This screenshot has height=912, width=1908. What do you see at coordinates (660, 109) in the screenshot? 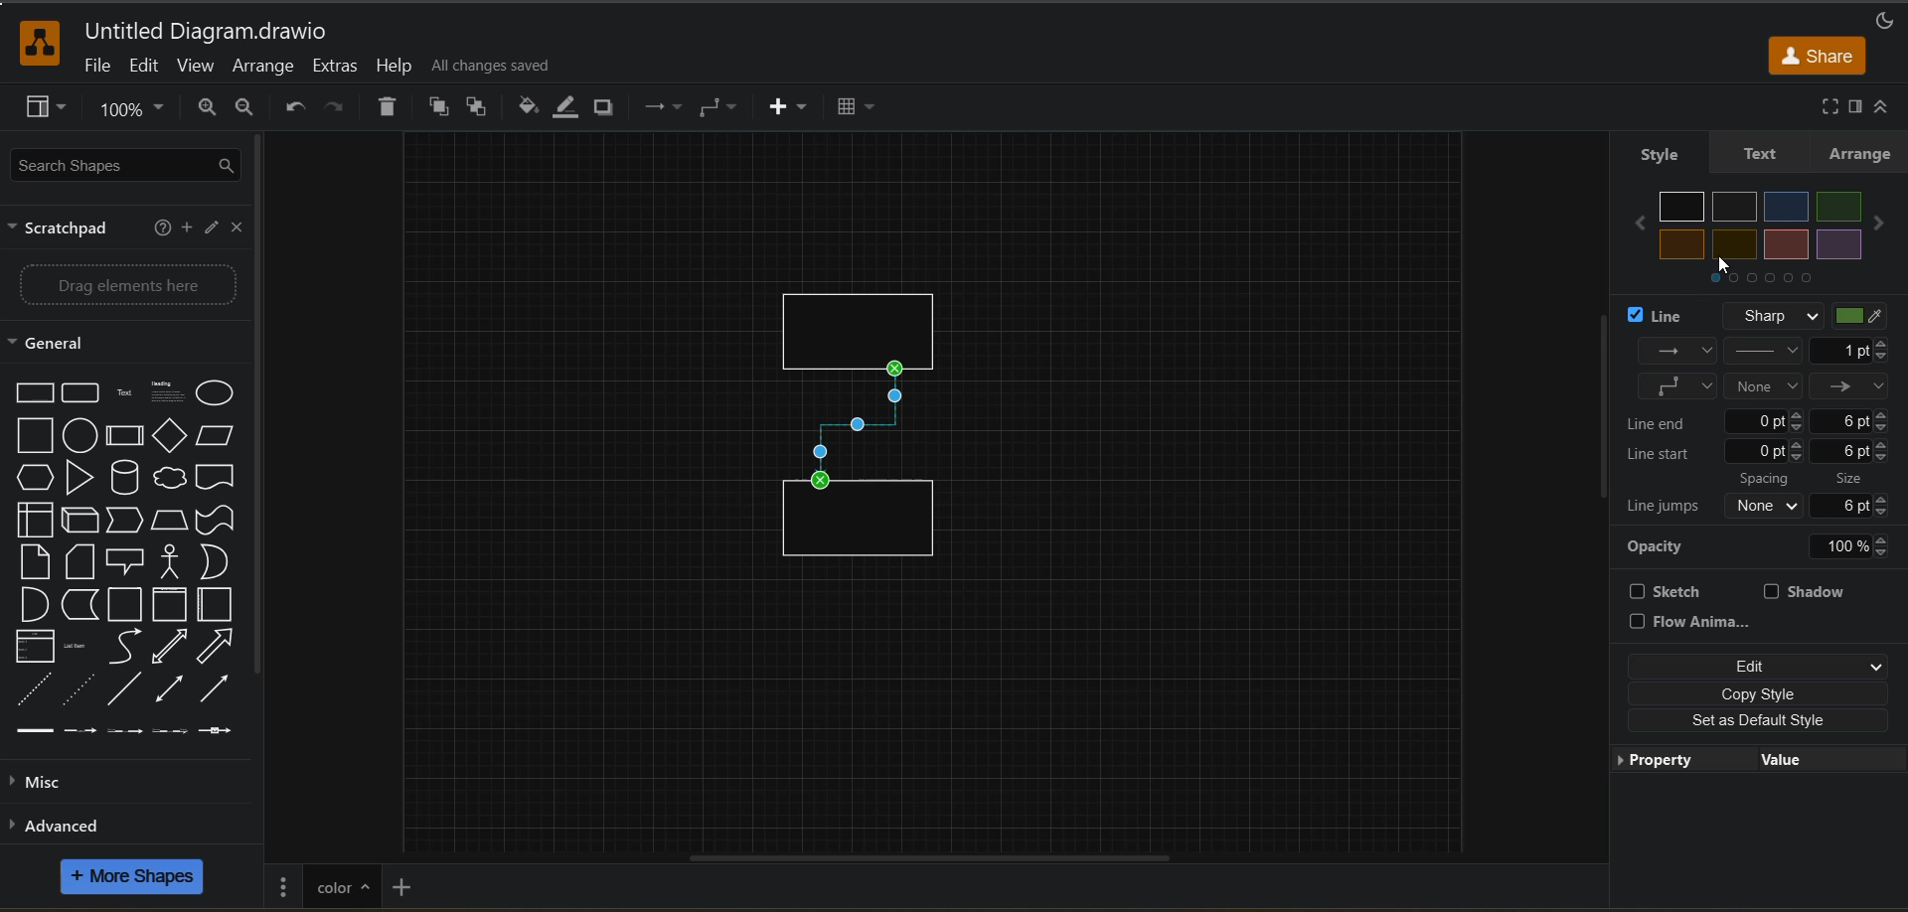
I see `waypoints` at bounding box center [660, 109].